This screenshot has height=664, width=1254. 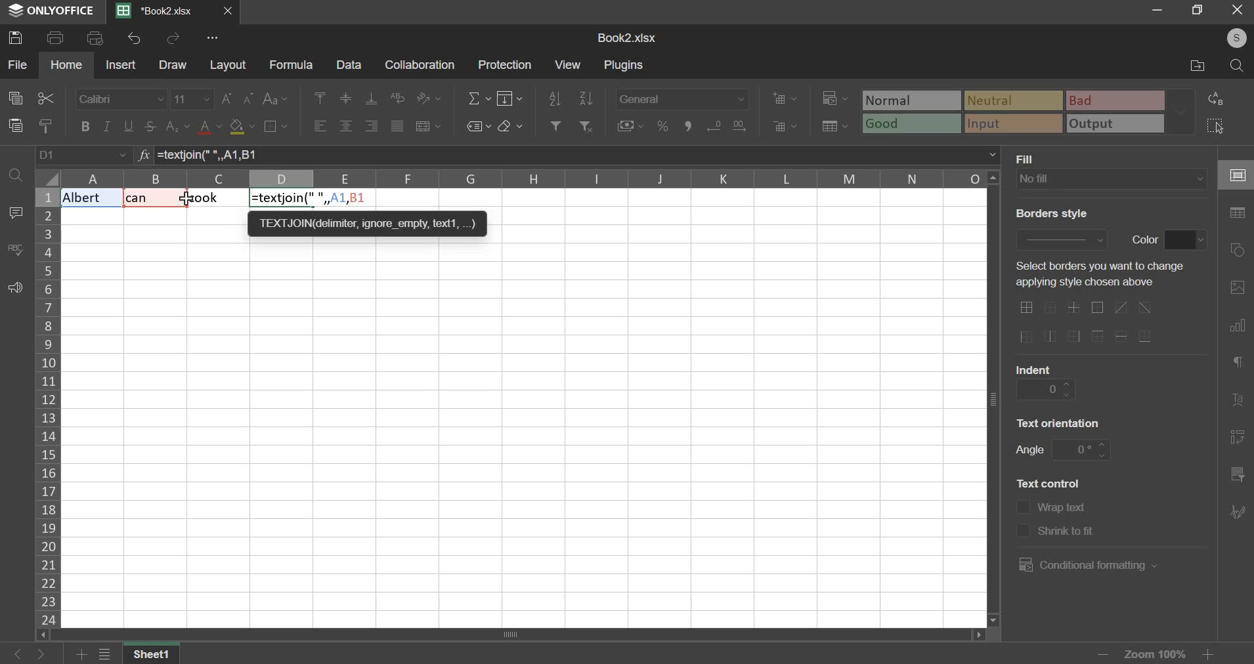 I want to click on paragraph, so click(x=1236, y=364).